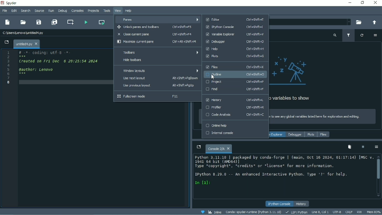 Image resolution: width=382 pixels, height=215 pixels. I want to click on File, so click(4, 11).